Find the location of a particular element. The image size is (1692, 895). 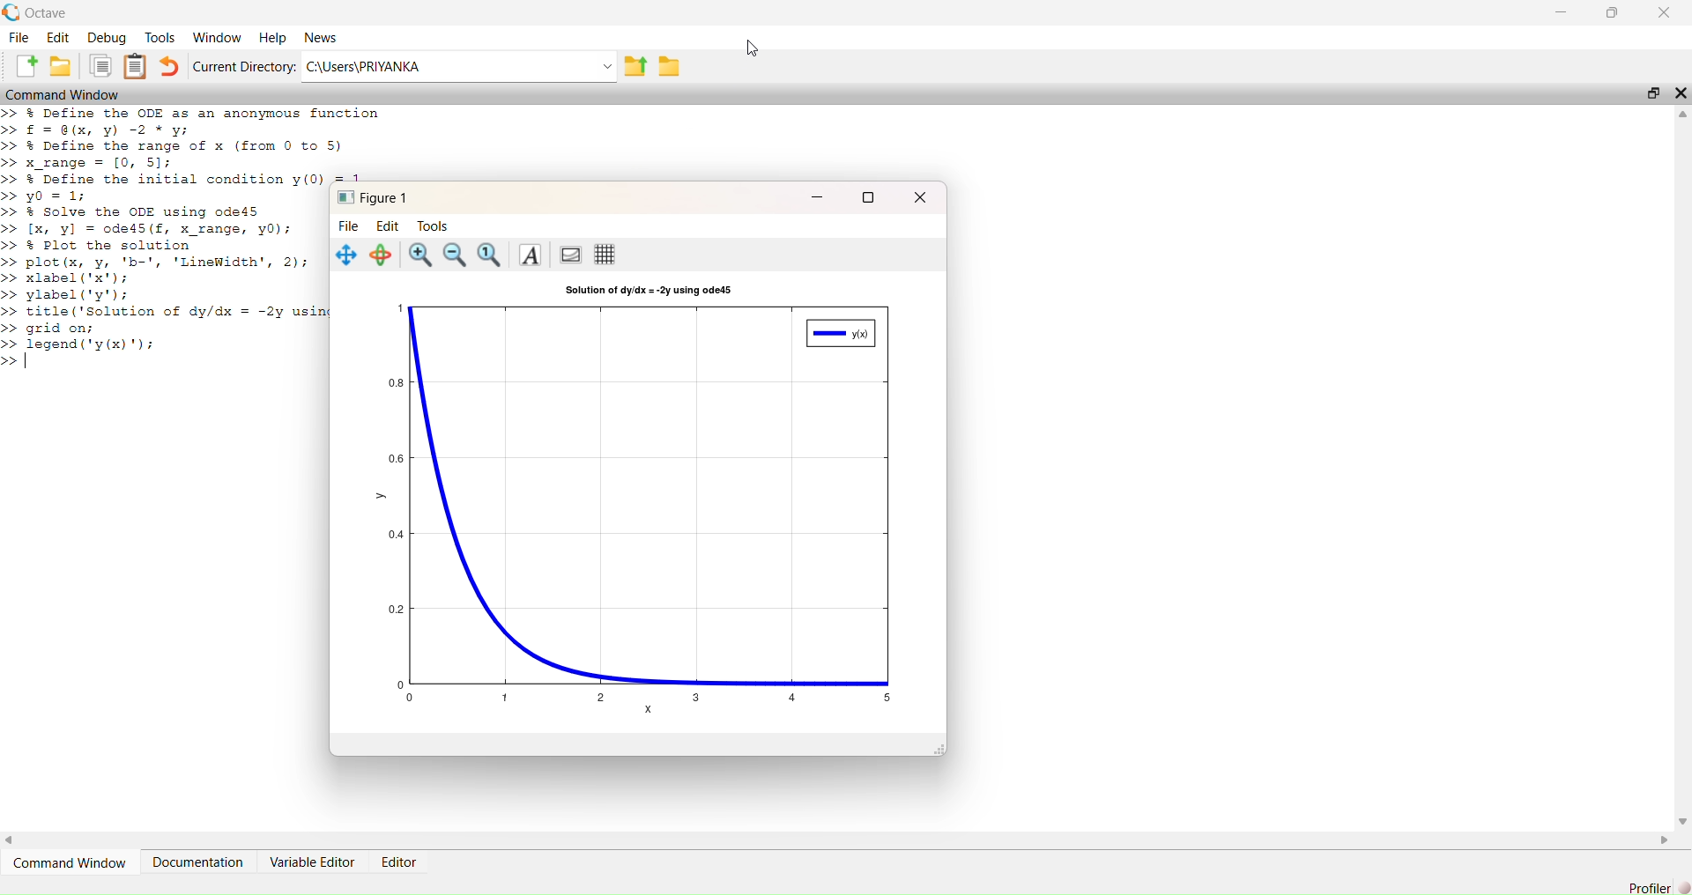

C:\Users\PRIYANKA is located at coordinates (449, 66).